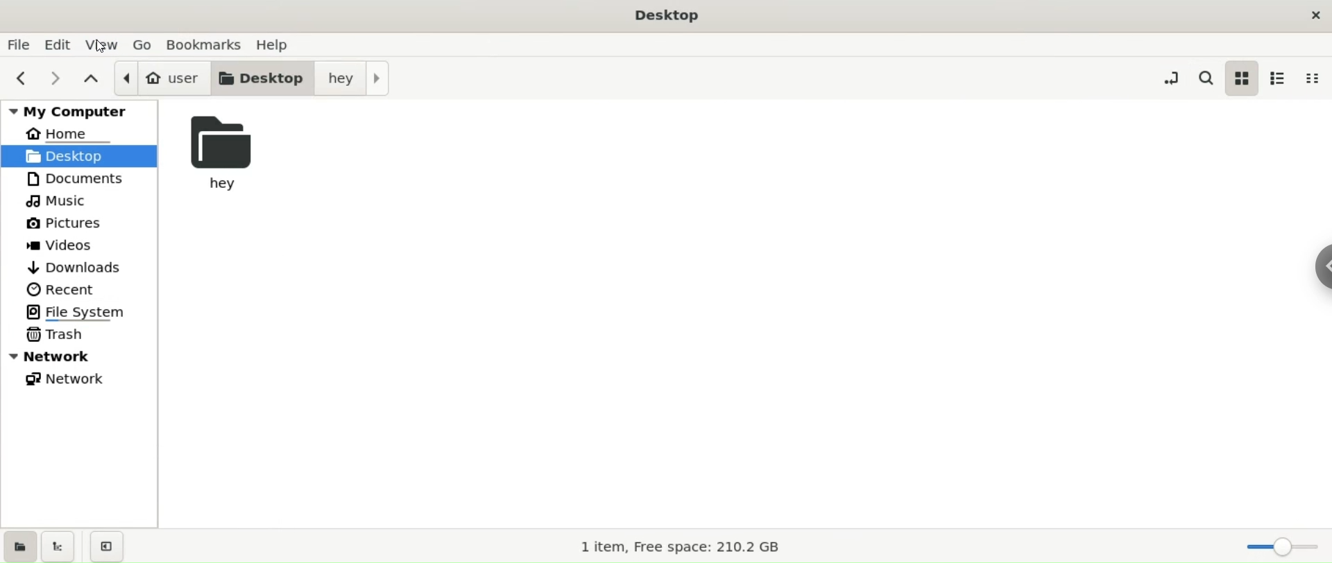 The width and height of the screenshot is (1332, 563). What do you see at coordinates (1313, 13) in the screenshot?
I see `close` at bounding box center [1313, 13].